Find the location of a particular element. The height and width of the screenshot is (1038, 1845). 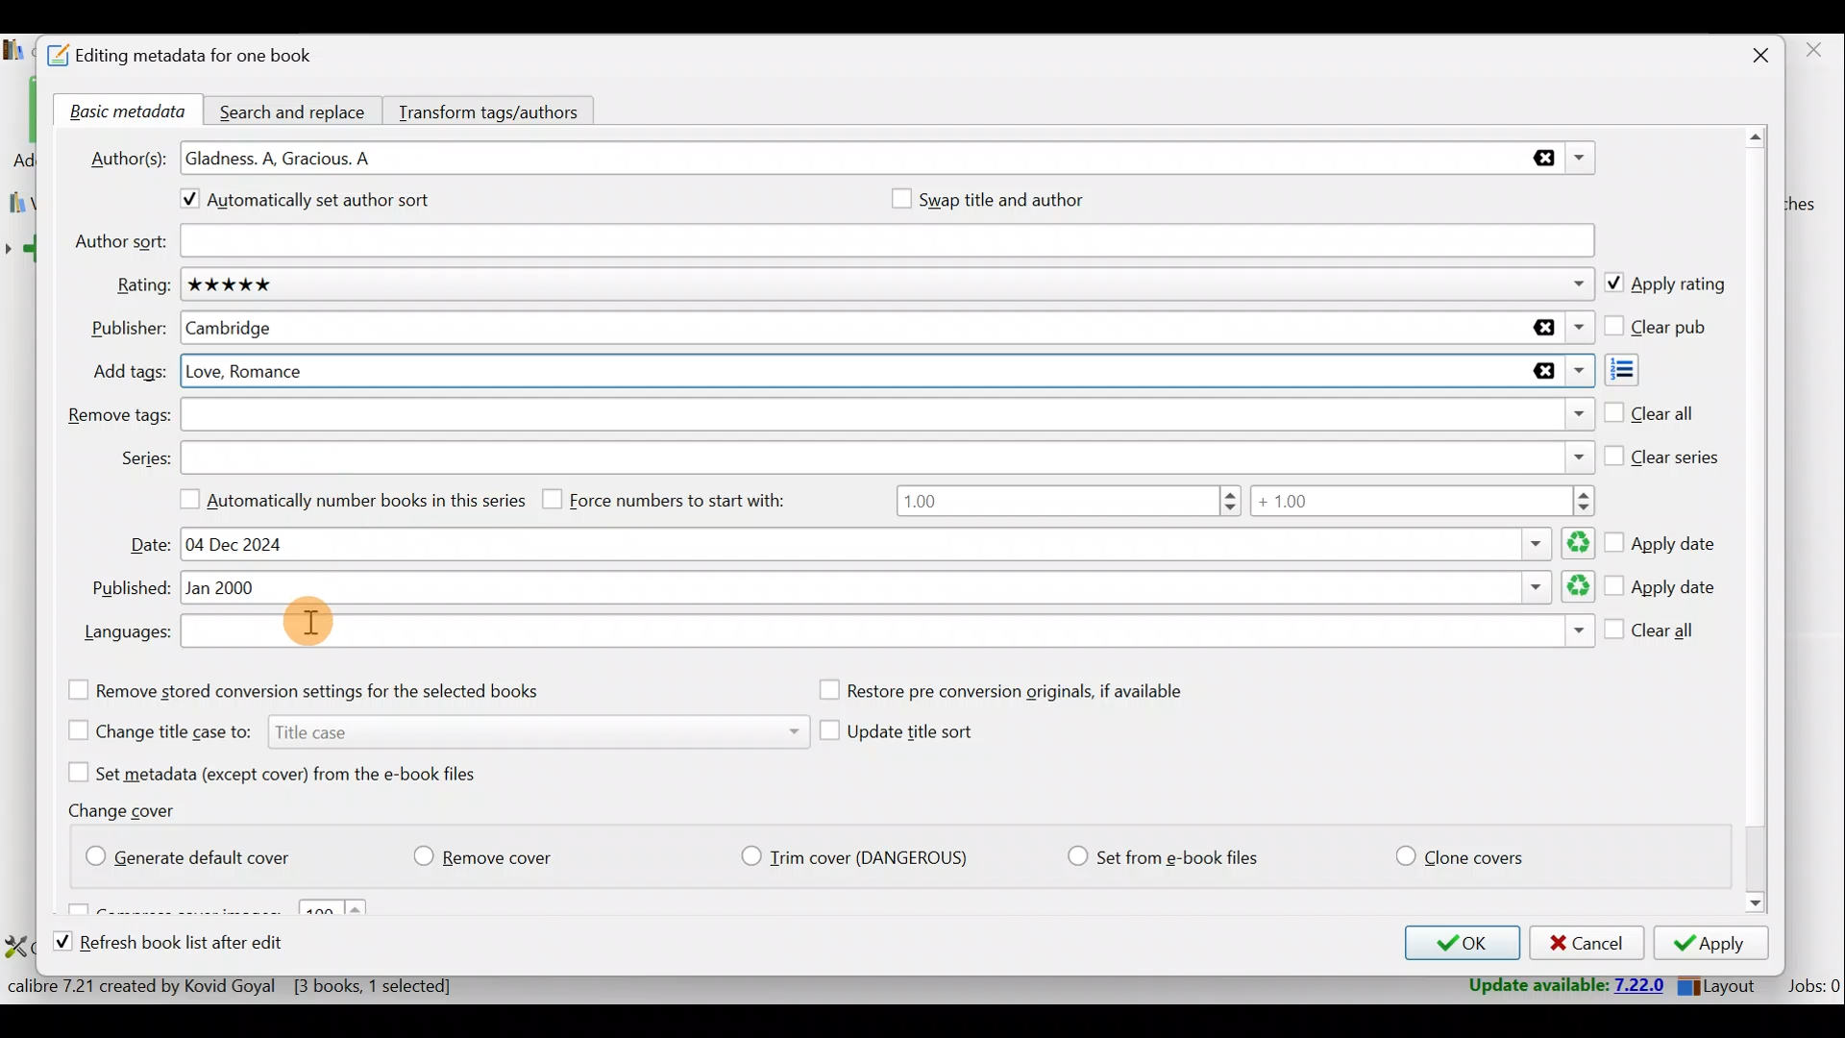

Remove cover is located at coordinates (495, 853).